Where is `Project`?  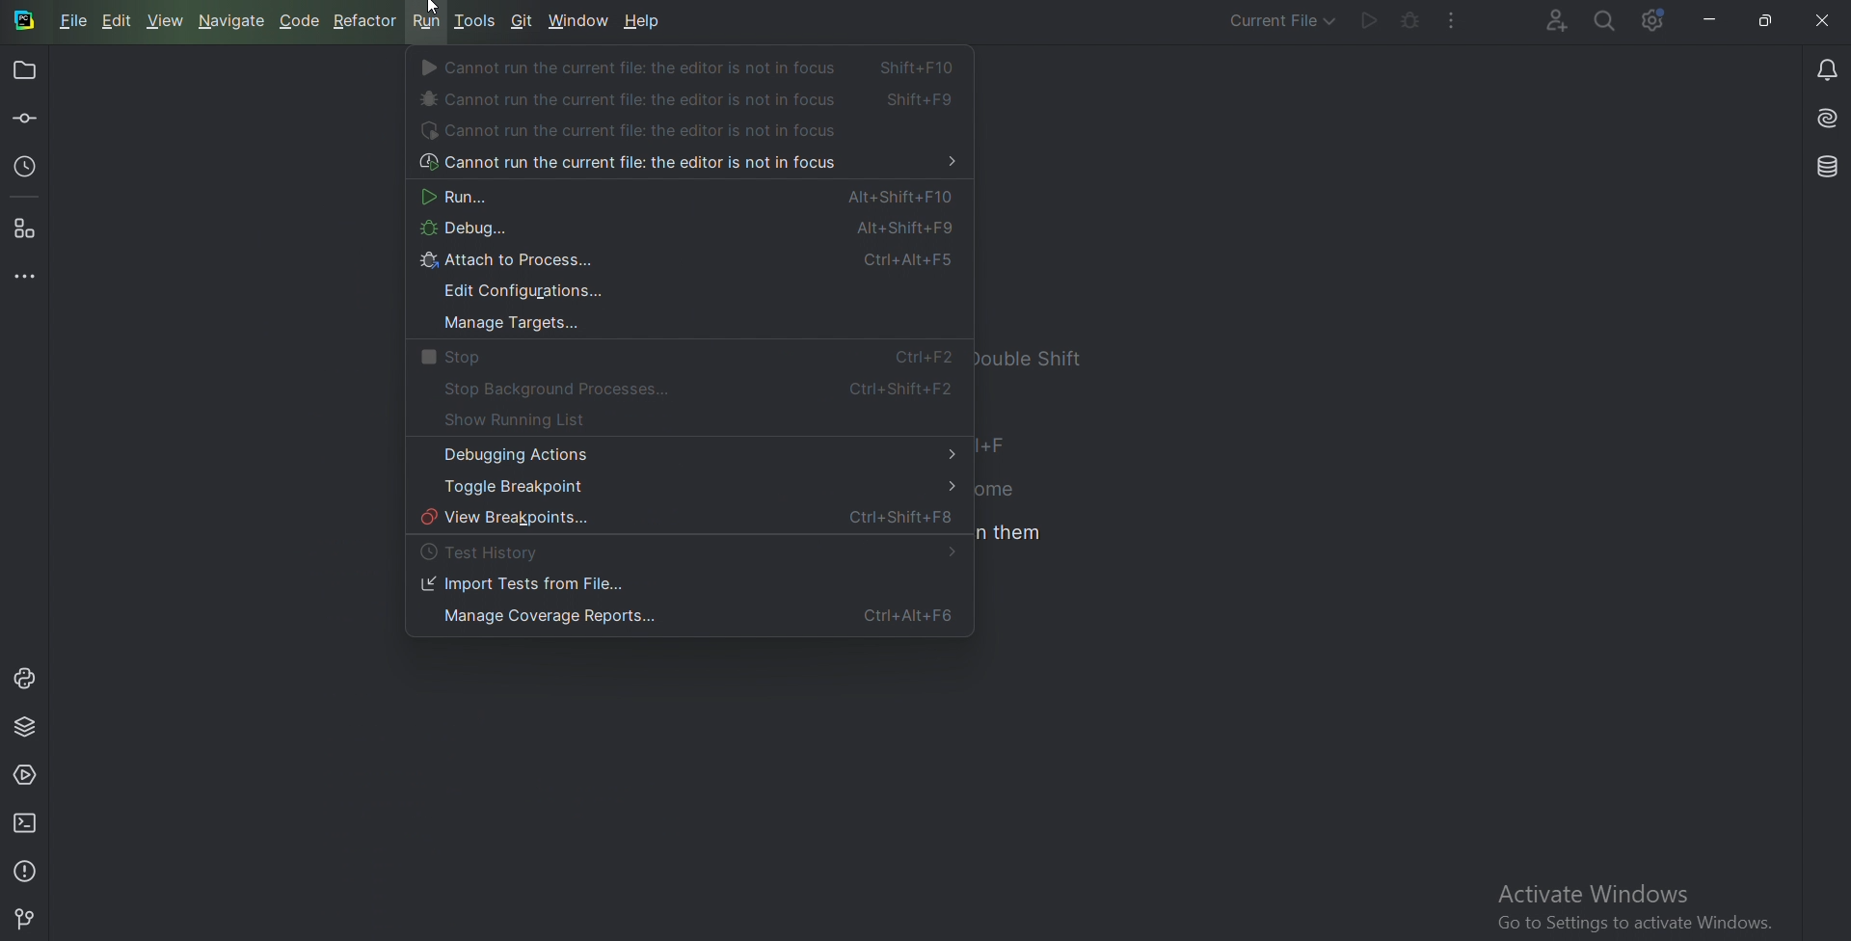 Project is located at coordinates (28, 69).